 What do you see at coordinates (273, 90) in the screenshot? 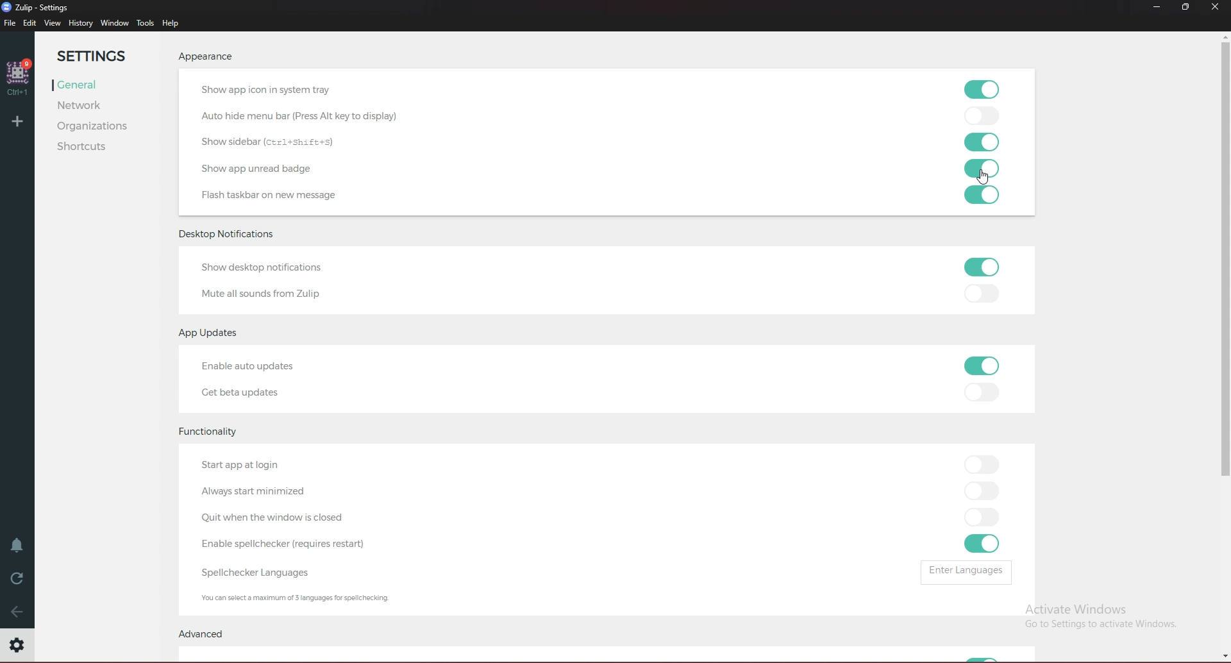
I see `show app icon in system tray` at bounding box center [273, 90].